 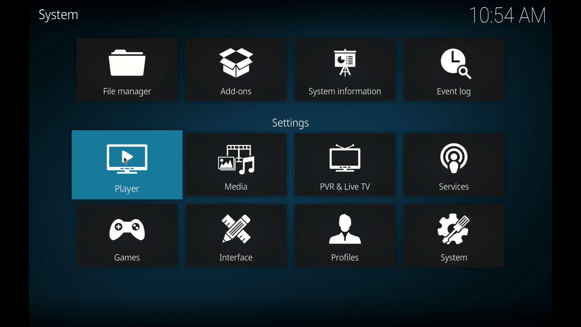 I want to click on system, so click(x=455, y=236).